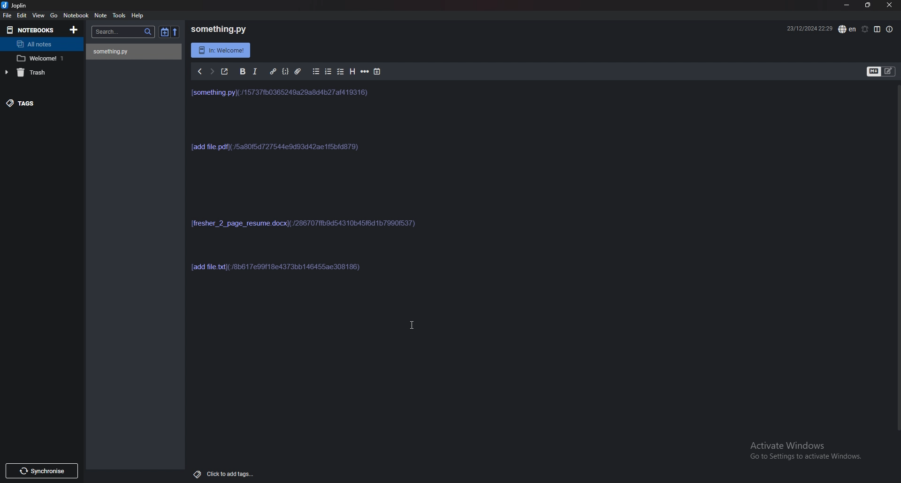  What do you see at coordinates (75, 30) in the screenshot?
I see `Add notebooks` at bounding box center [75, 30].